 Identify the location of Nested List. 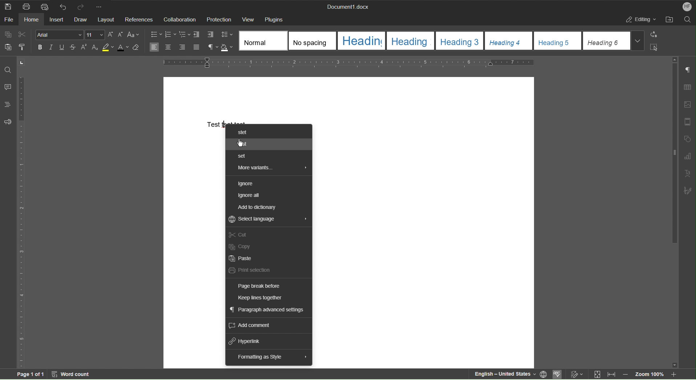
(185, 35).